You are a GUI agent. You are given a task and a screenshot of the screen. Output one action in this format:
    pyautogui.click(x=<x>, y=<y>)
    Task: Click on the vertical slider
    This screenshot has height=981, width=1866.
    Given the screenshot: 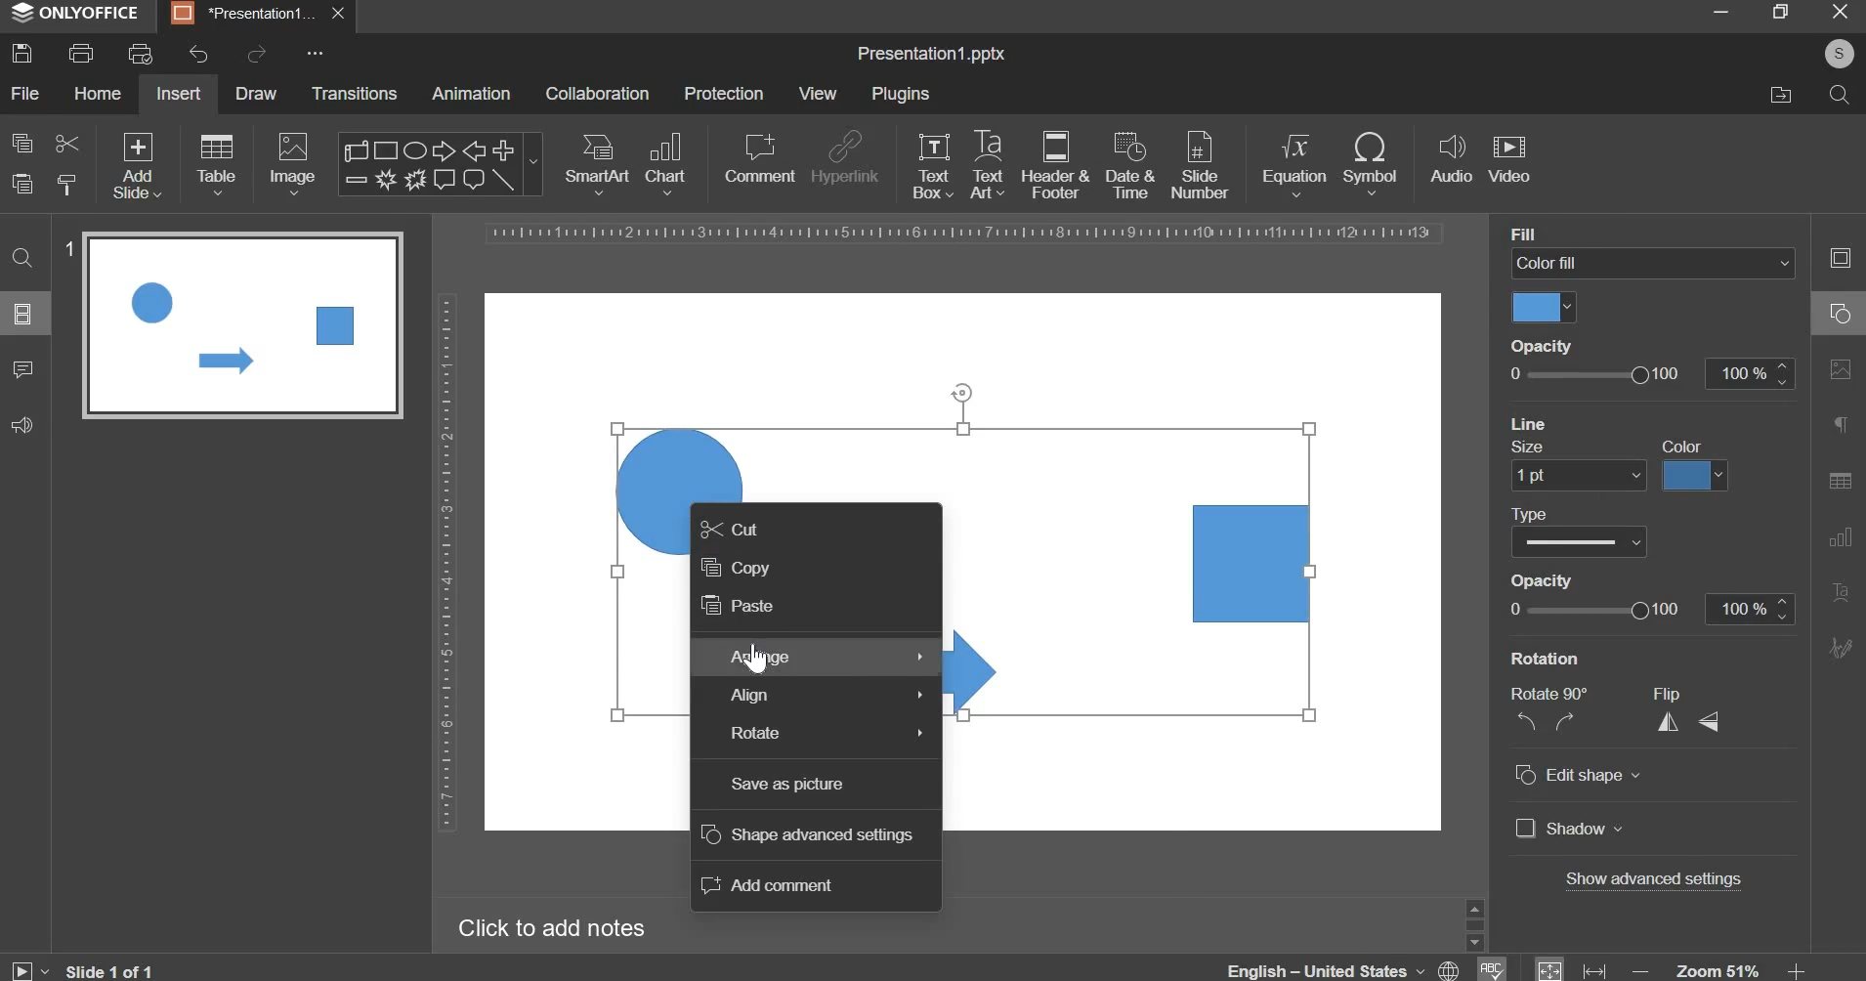 What is the action you would take?
    pyautogui.click(x=1474, y=923)
    